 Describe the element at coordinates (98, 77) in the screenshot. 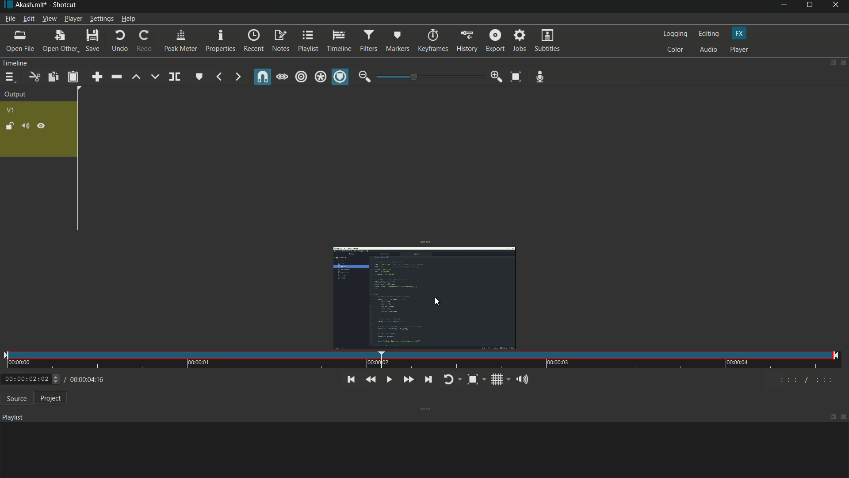

I see `append` at that location.